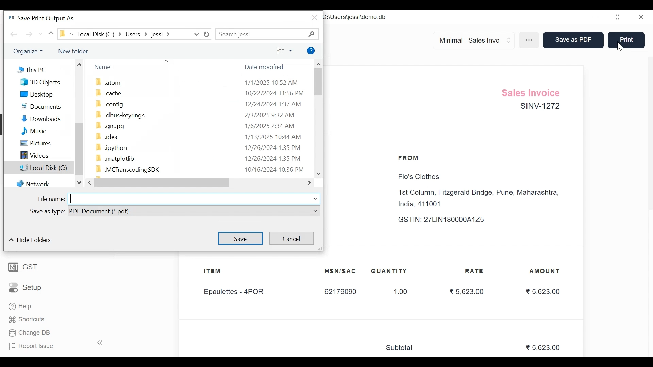  What do you see at coordinates (33, 183) in the screenshot?
I see `Network` at bounding box center [33, 183].